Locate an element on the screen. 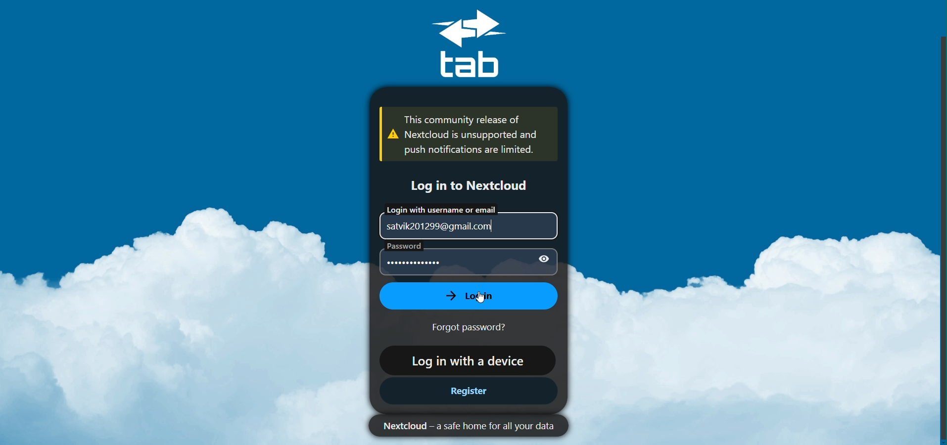  tab Logo is located at coordinates (480, 44).